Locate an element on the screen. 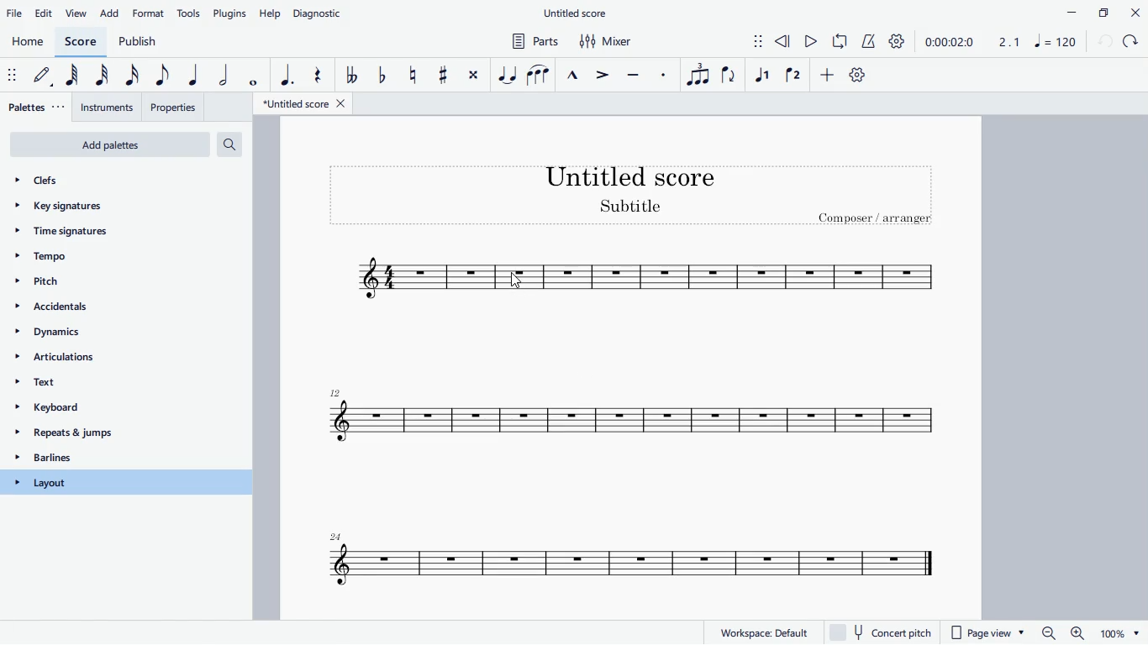 This screenshot has height=645, width=1148. instruments is located at coordinates (109, 107).